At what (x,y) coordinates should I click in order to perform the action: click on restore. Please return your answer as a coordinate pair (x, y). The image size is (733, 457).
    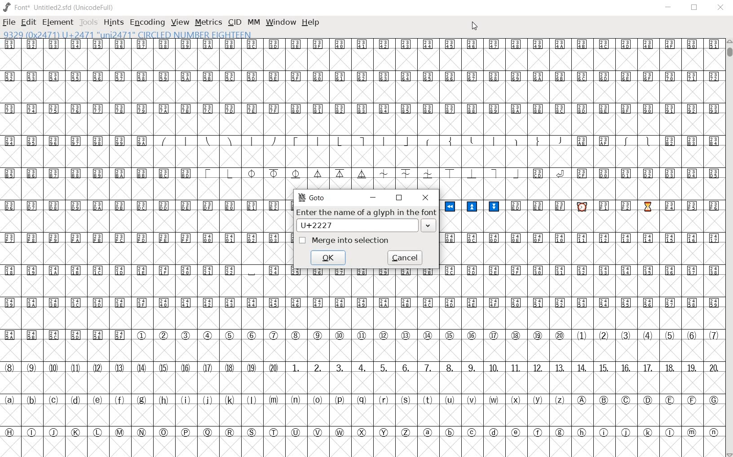
    Looking at the image, I should click on (399, 198).